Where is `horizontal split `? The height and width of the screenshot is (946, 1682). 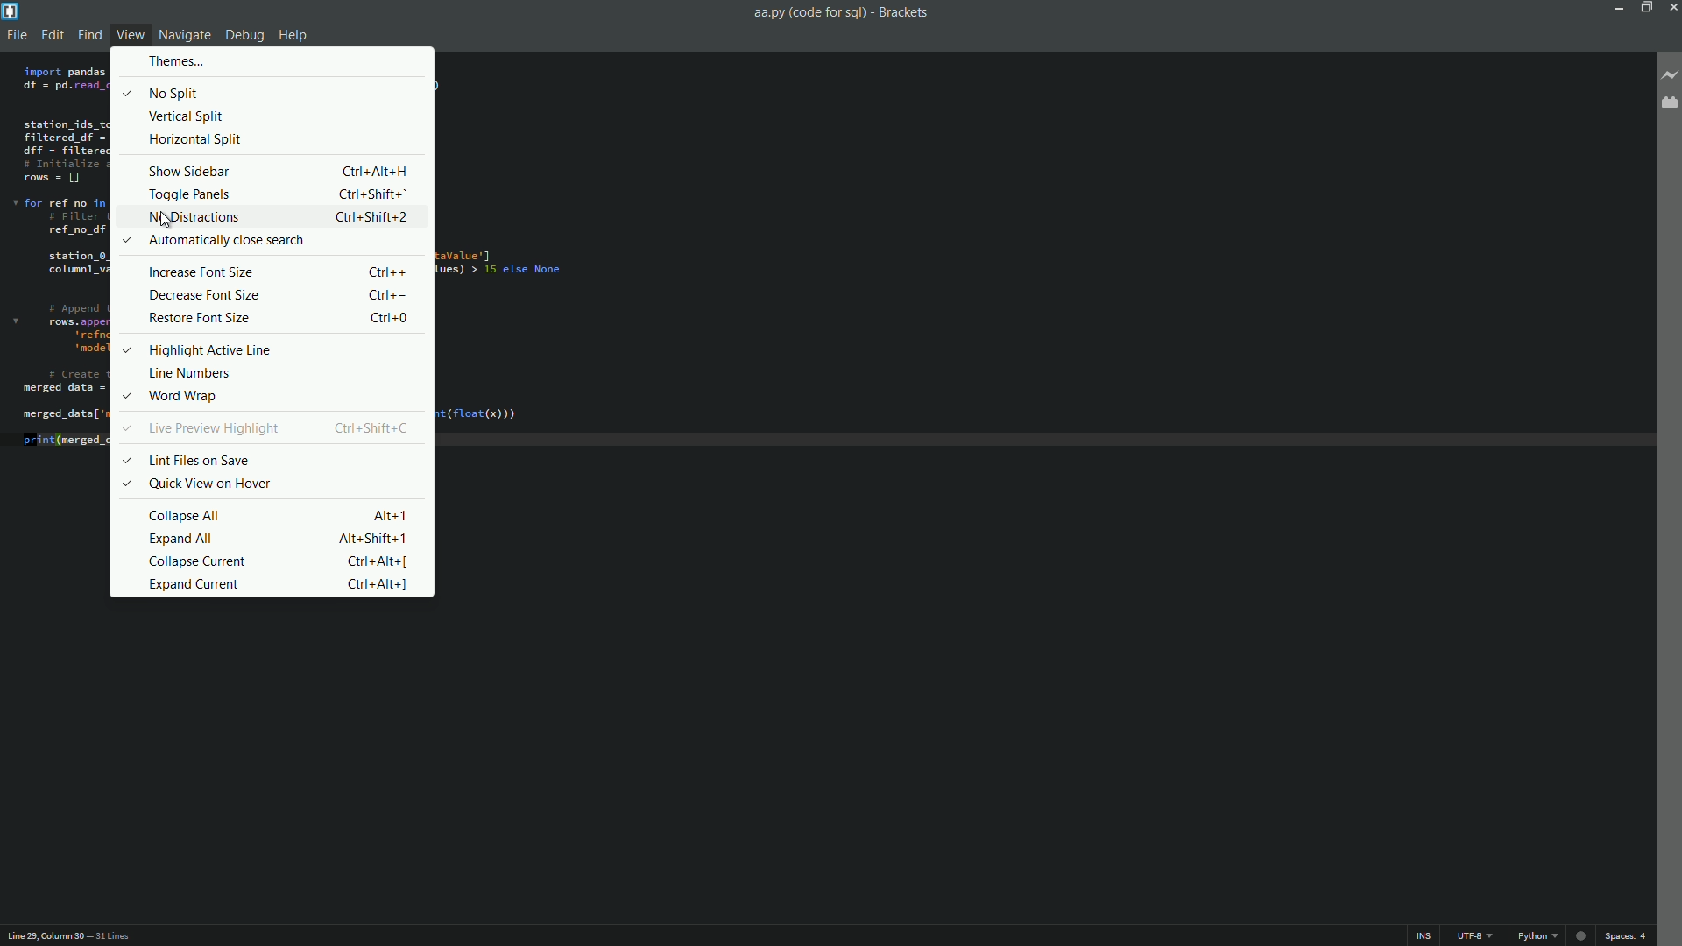
horizontal split  is located at coordinates (274, 138).